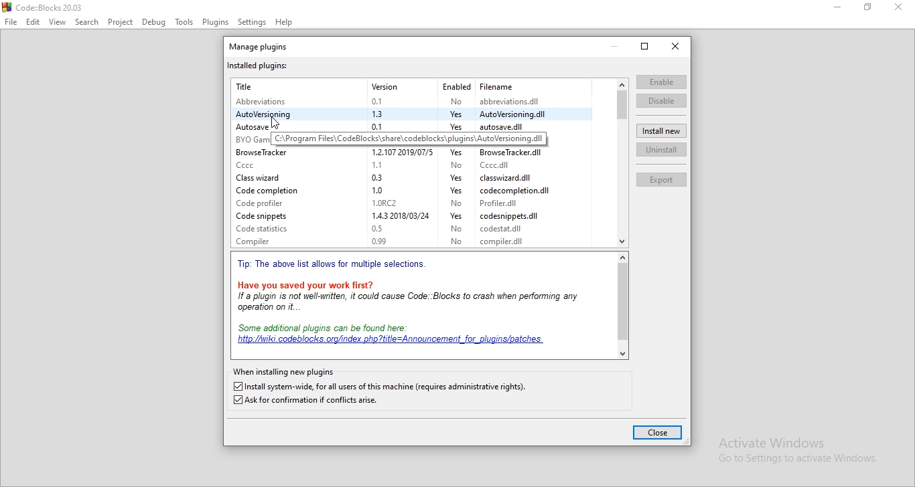 This screenshot has width=915, height=487. Describe the element at coordinates (503, 243) in the screenshot. I see `‘compiler.dil` at that location.